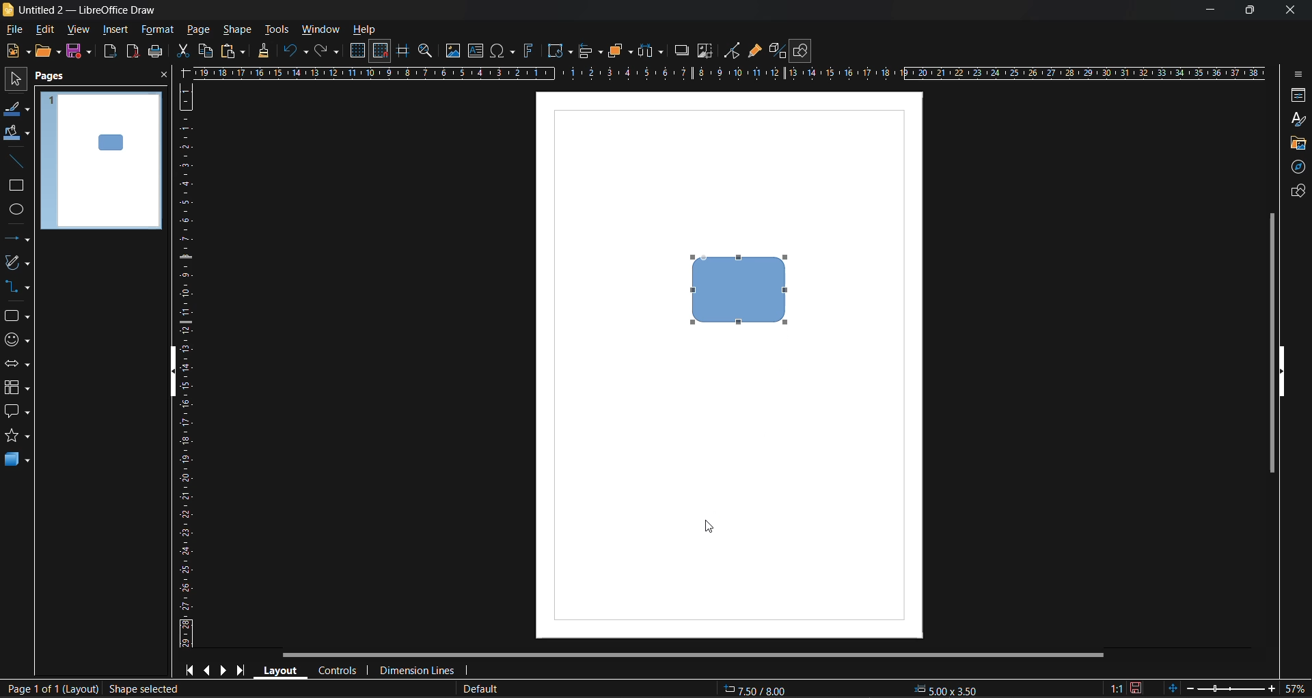 Image resolution: width=1312 pixels, height=698 pixels. What do you see at coordinates (531, 49) in the screenshot?
I see `fontwork` at bounding box center [531, 49].